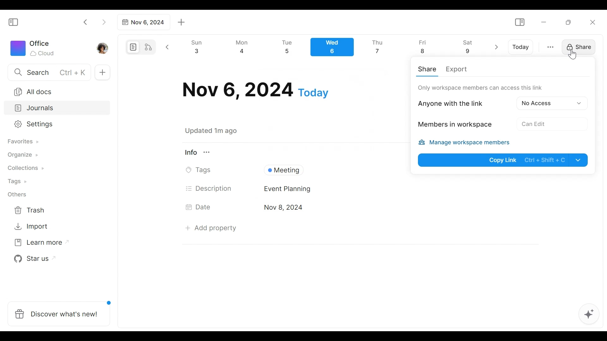 The height and width of the screenshot is (341, 607). I want to click on Restore, so click(571, 22).